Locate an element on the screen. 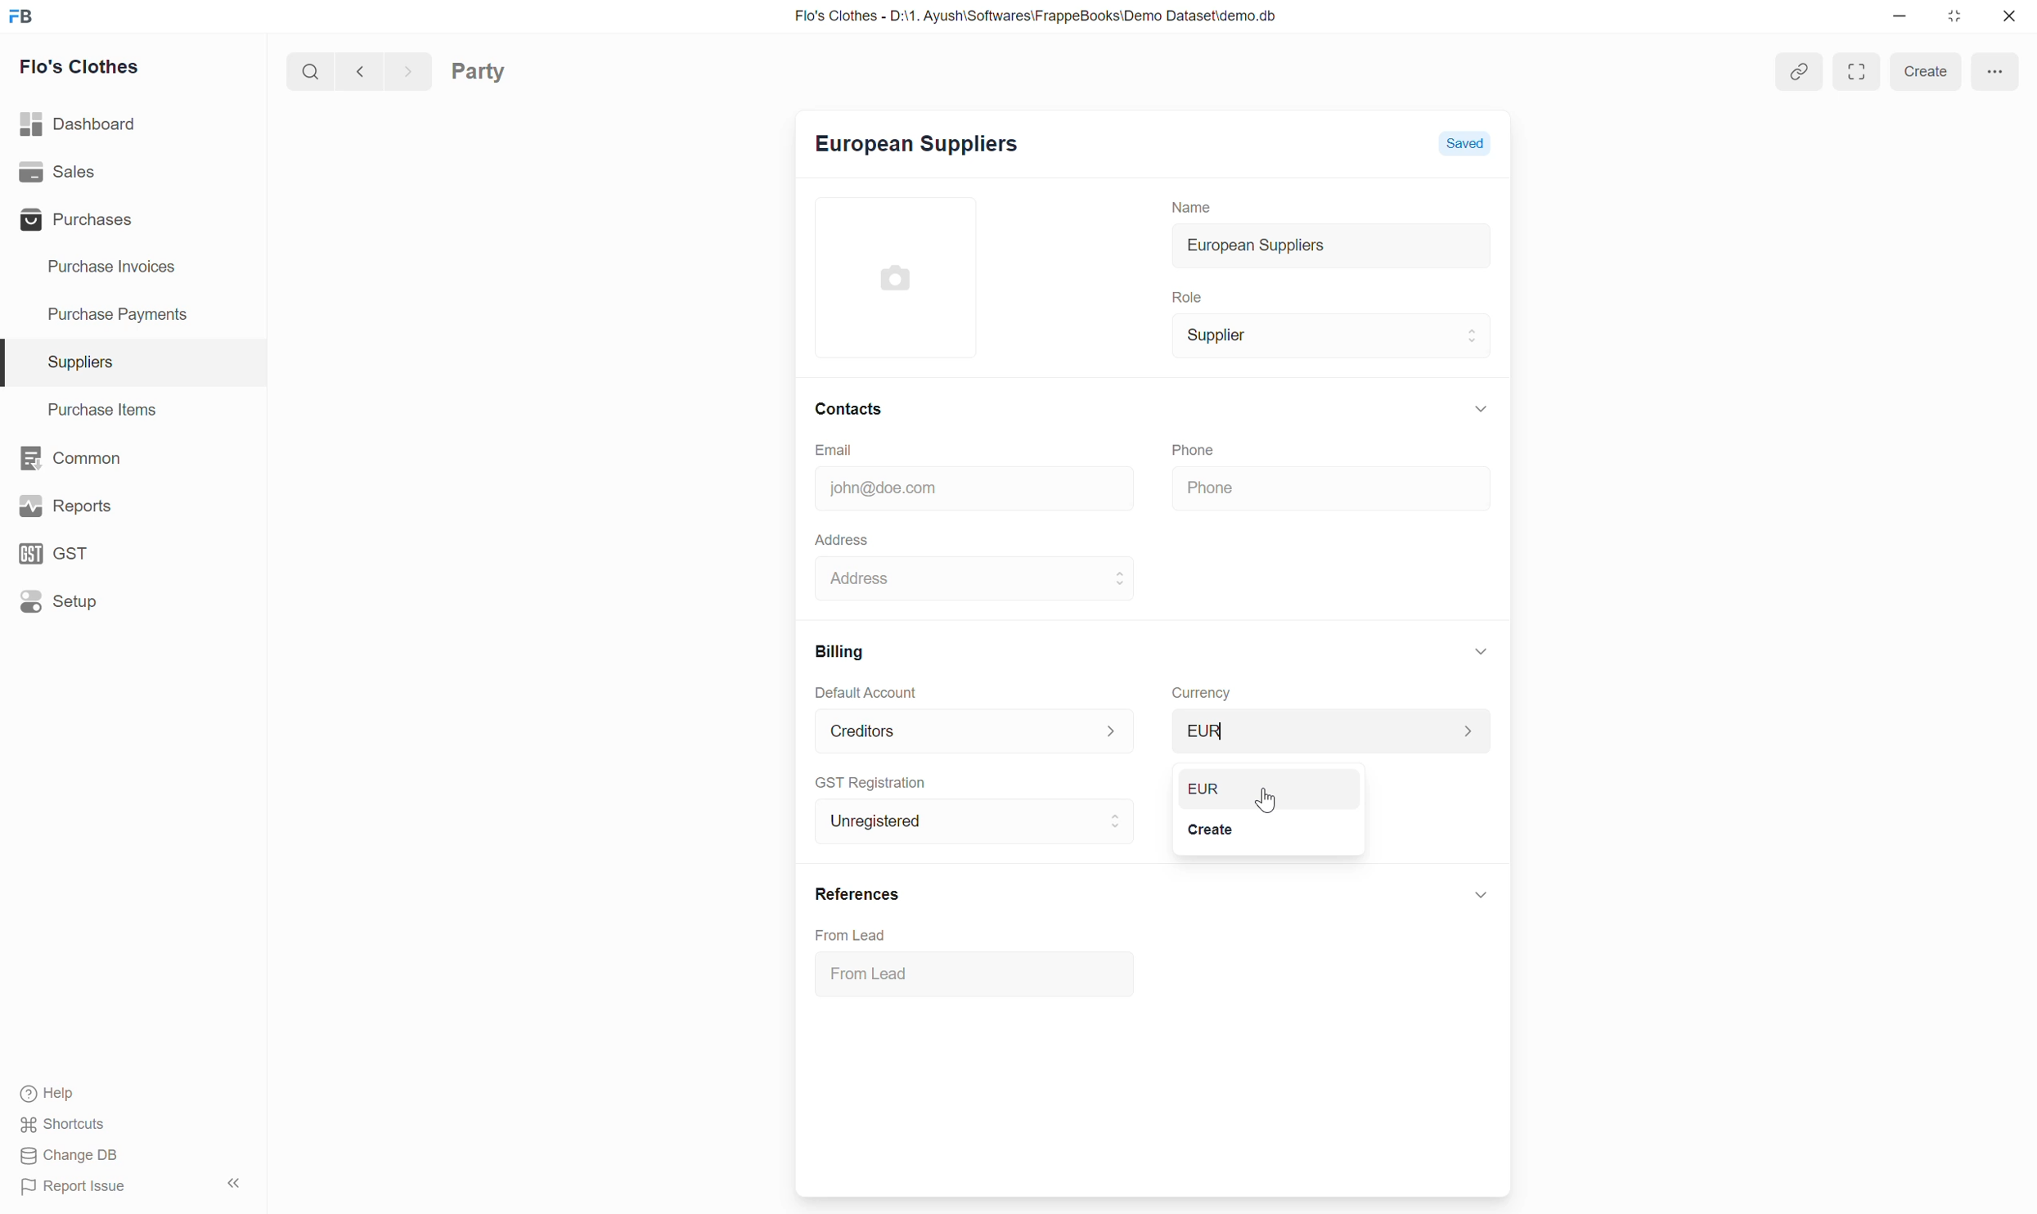 This screenshot has width=2037, height=1214. Supplier is located at coordinates (1210, 335).